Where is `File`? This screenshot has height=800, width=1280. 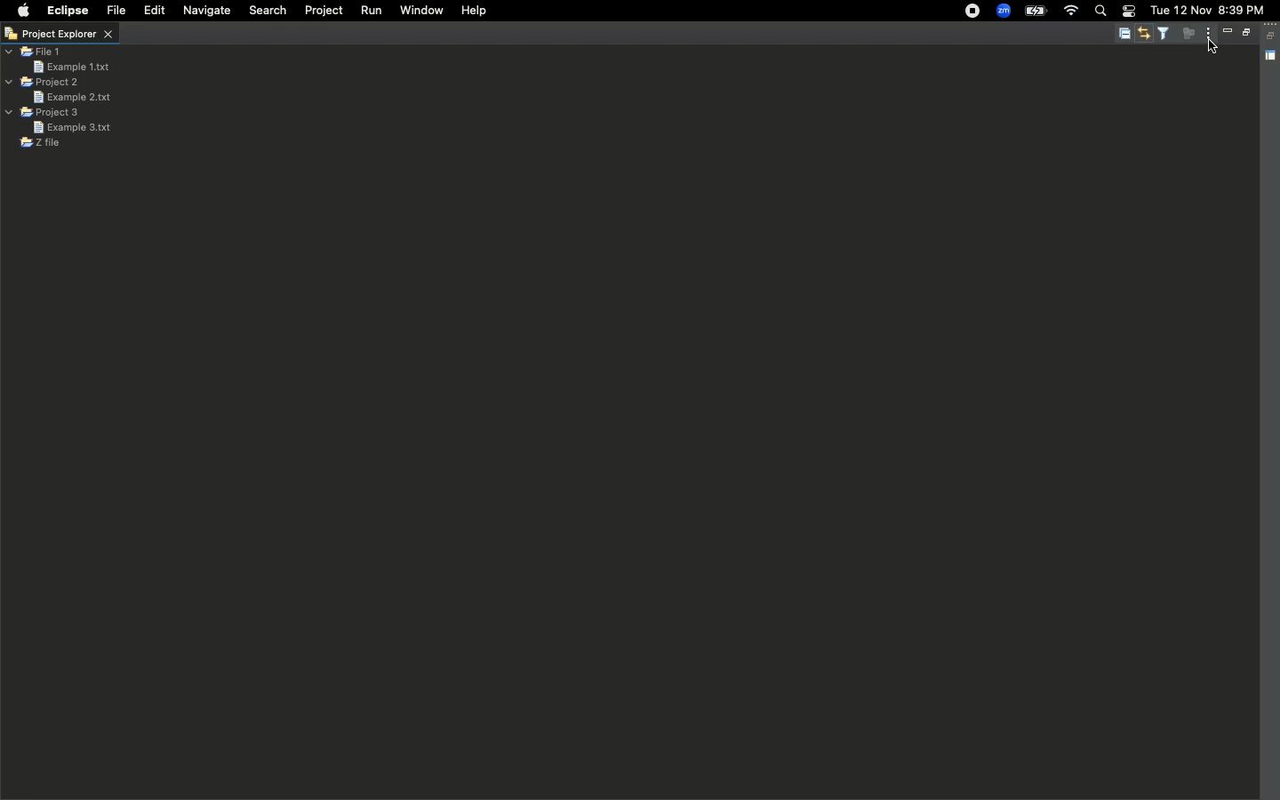
File is located at coordinates (116, 11).